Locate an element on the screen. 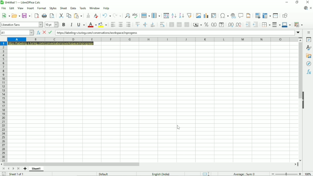 Image resolution: width=313 pixels, height=176 pixels. Column headings is located at coordinates (153, 40).